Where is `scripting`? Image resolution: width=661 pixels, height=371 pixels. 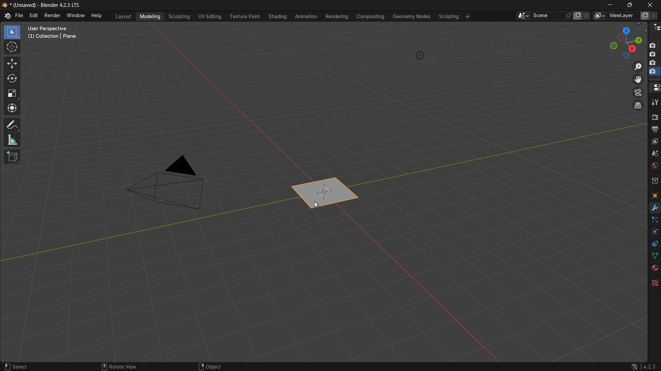
scripting is located at coordinates (448, 17).